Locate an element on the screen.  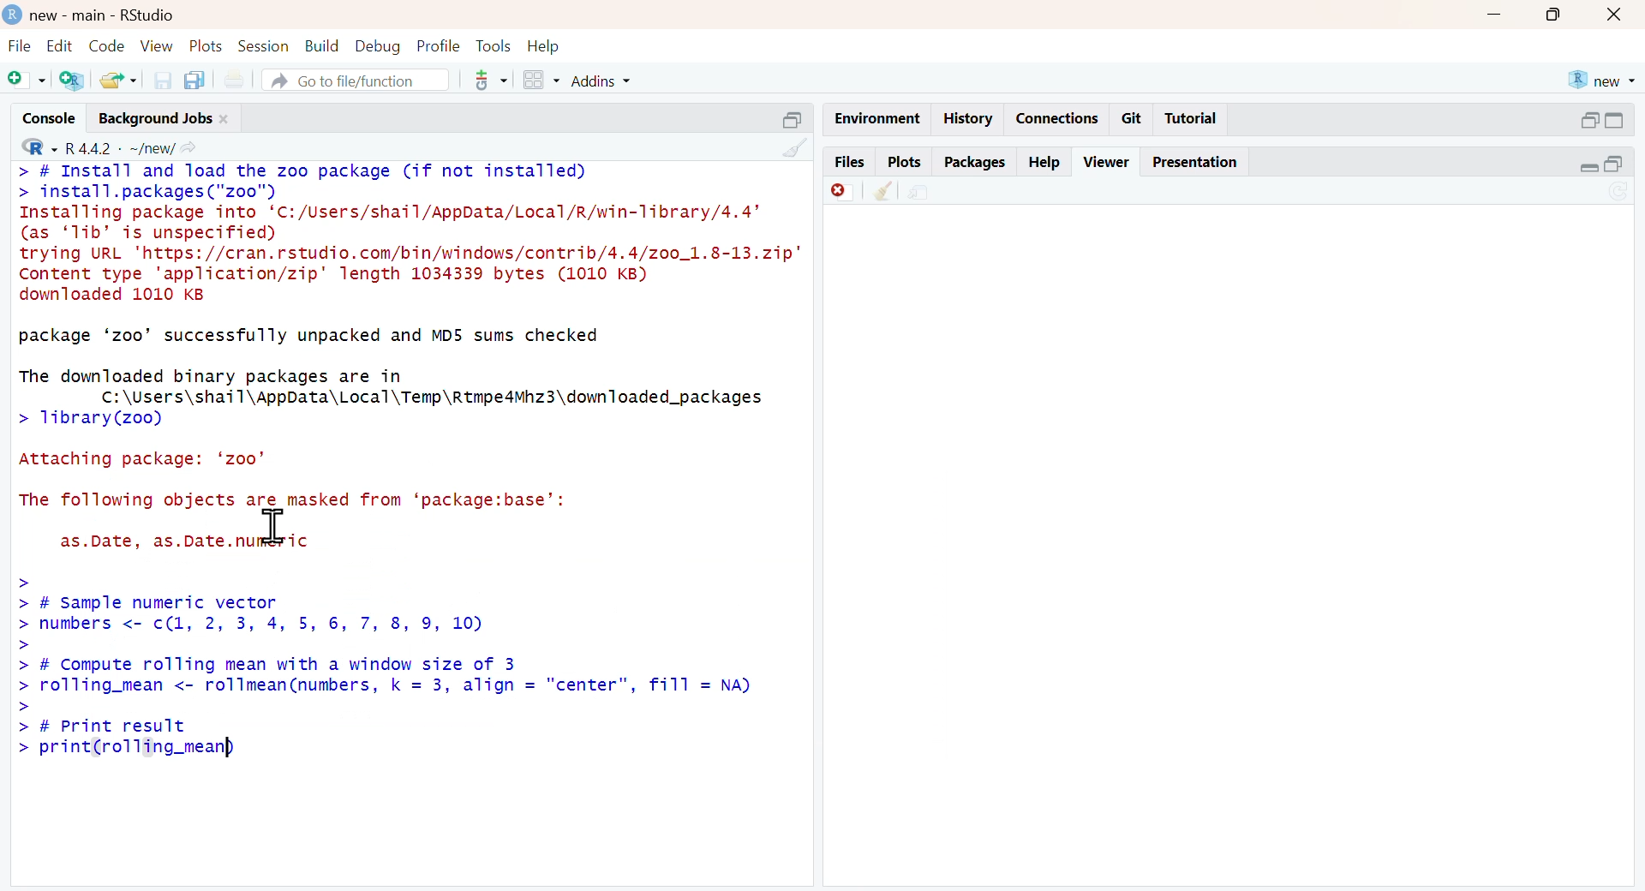
edit is located at coordinates (60, 45).